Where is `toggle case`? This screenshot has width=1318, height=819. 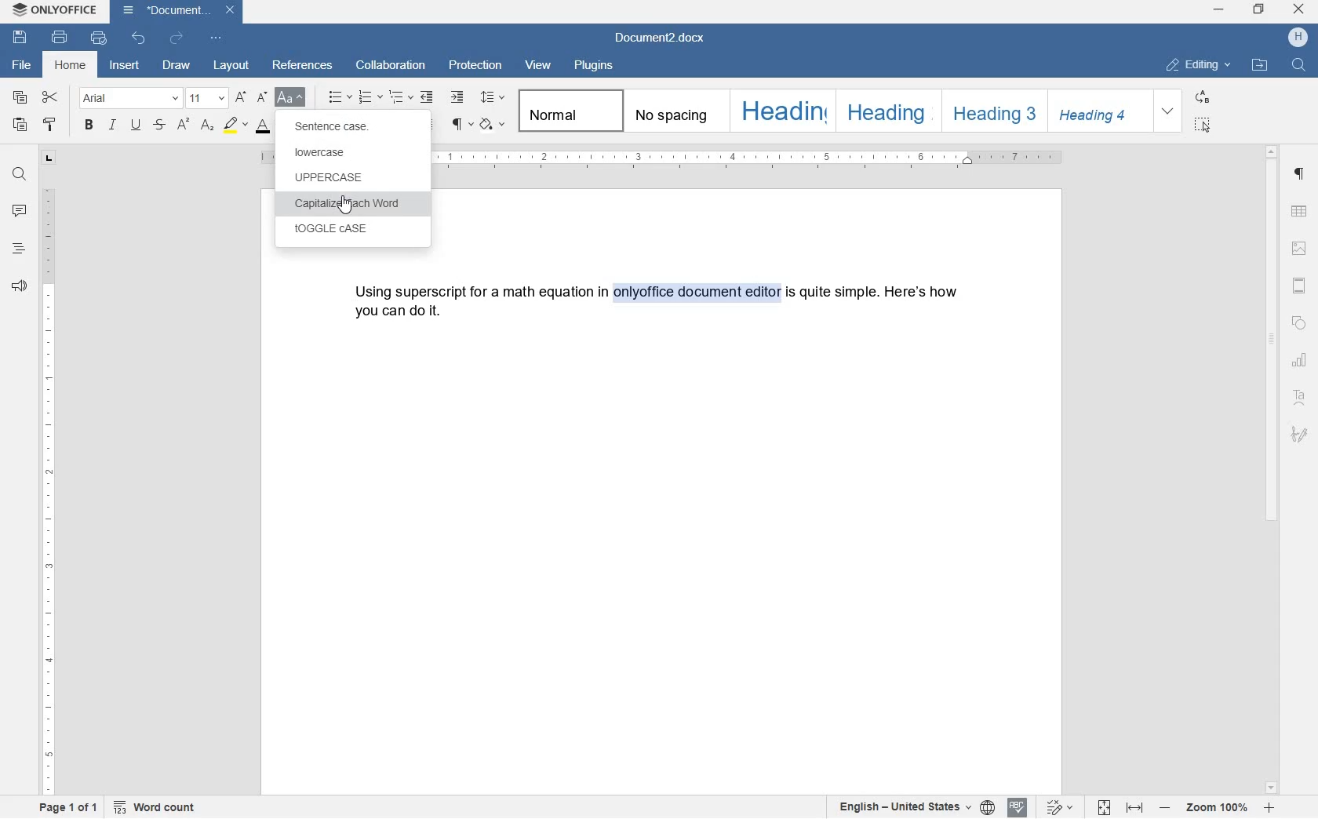 toggle case is located at coordinates (346, 231).